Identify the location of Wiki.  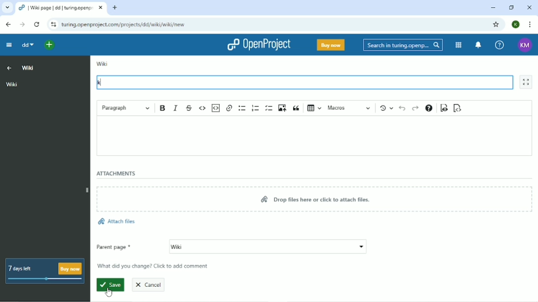
(28, 67).